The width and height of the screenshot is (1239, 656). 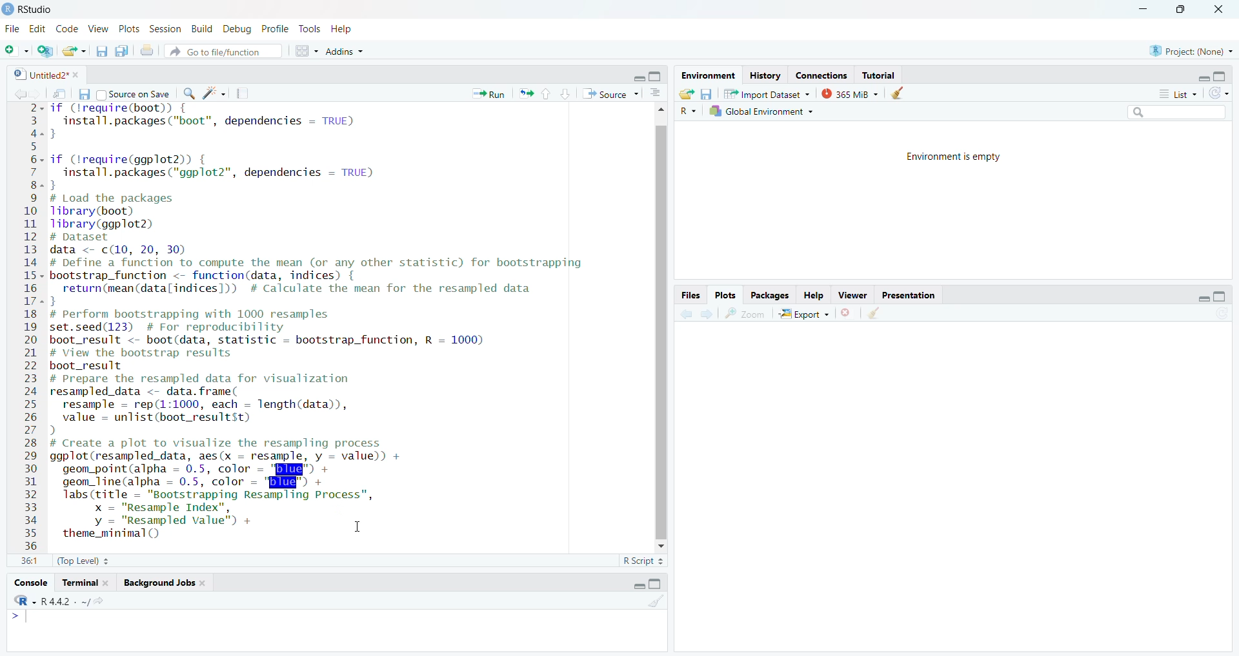 I want to click on Session, so click(x=165, y=31).